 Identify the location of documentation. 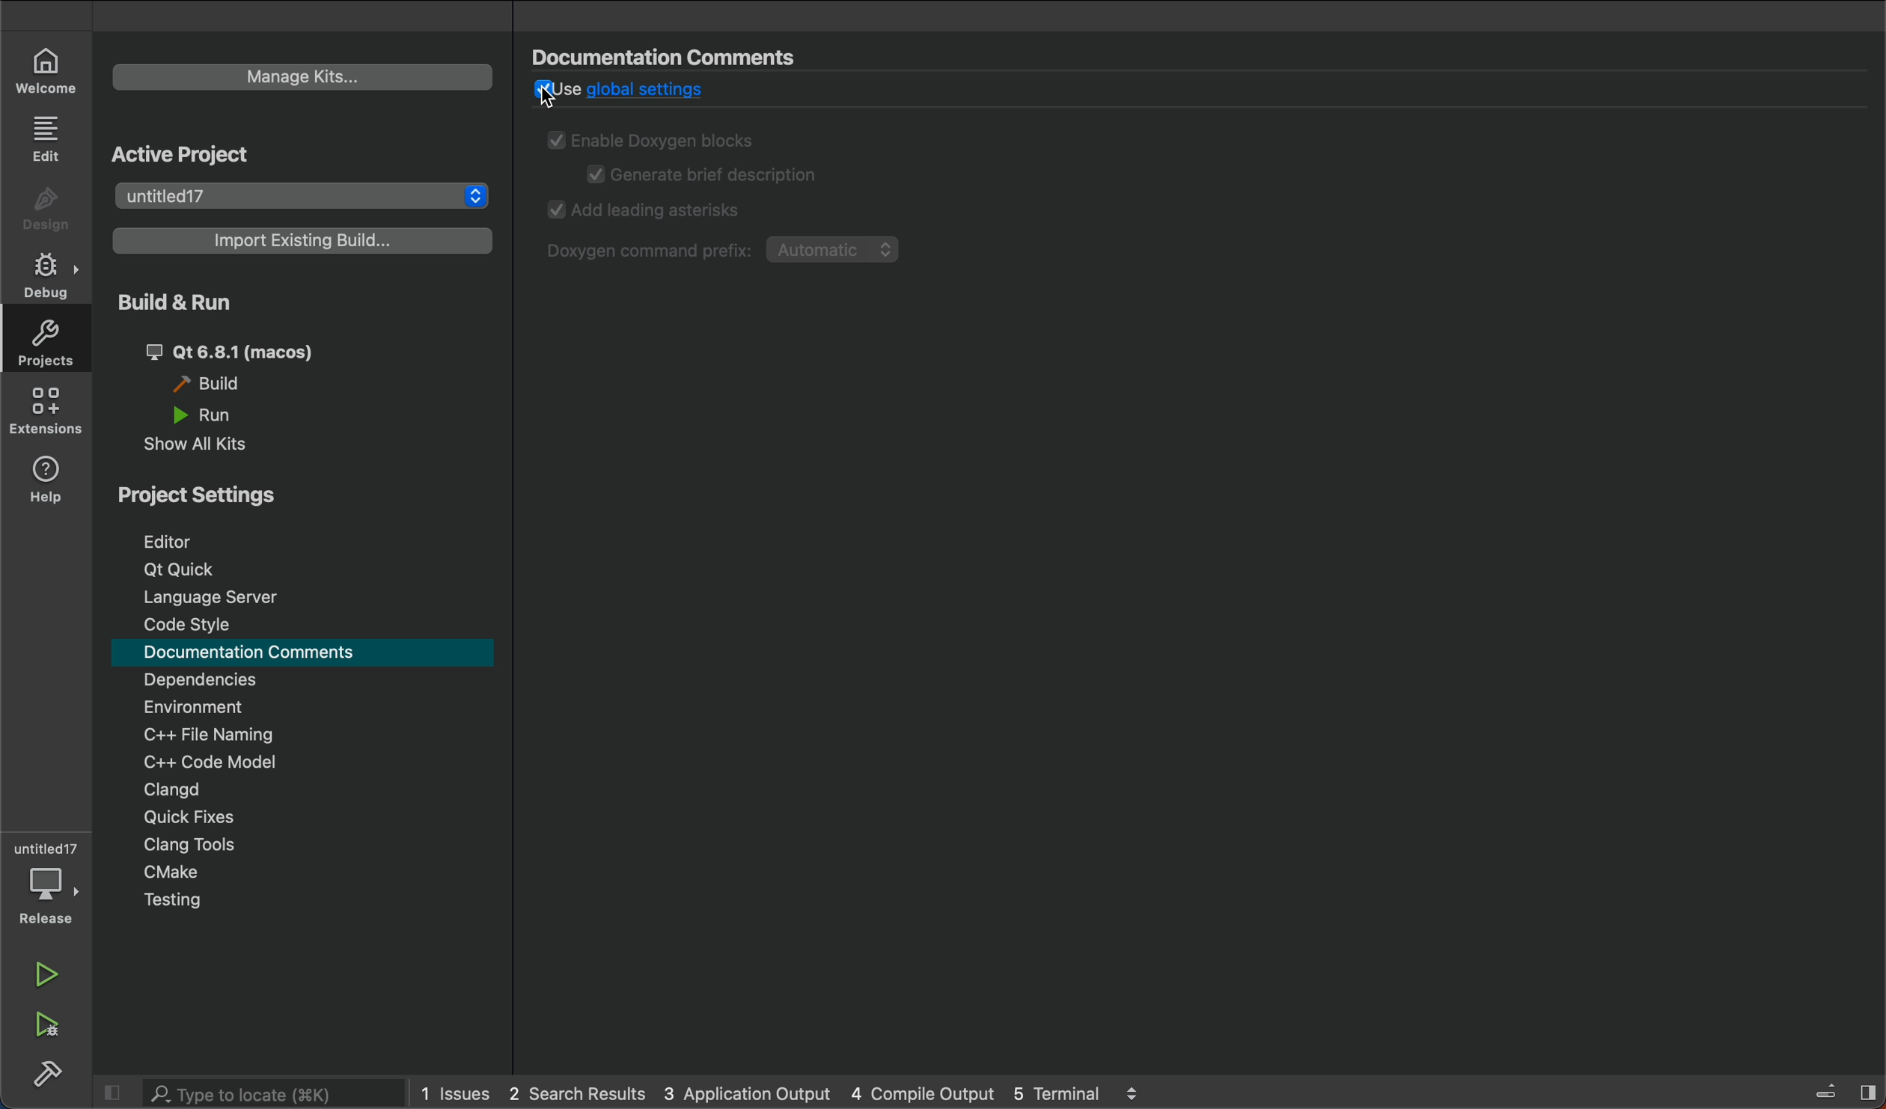
(258, 653).